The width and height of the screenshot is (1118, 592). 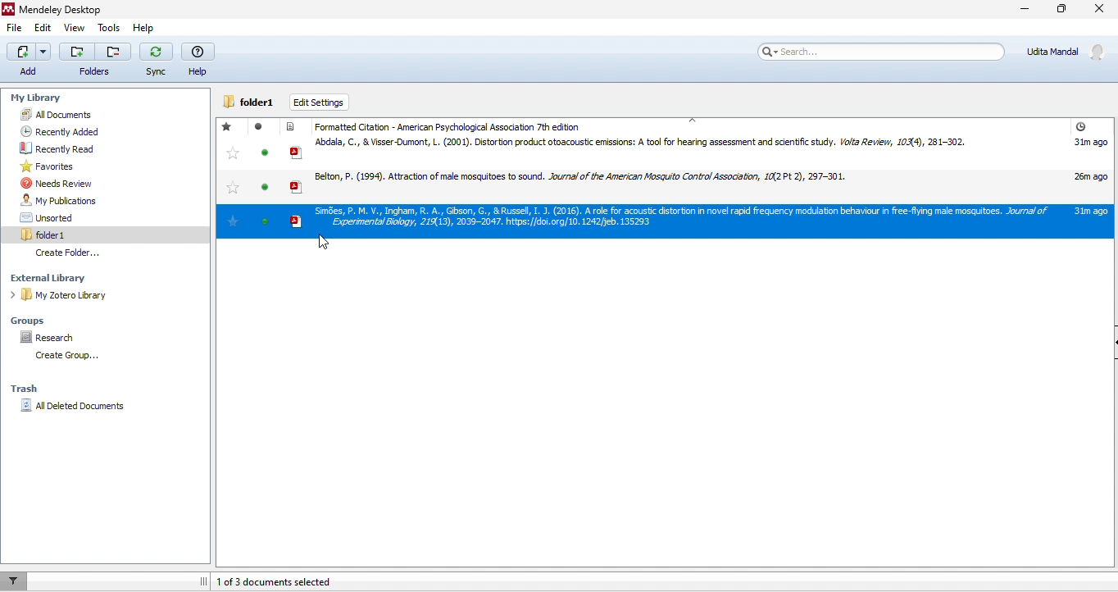 What do you see at coordinates (80, 295) in the screenshot?
I see `my zotero library` at bounding box center [80, 295].